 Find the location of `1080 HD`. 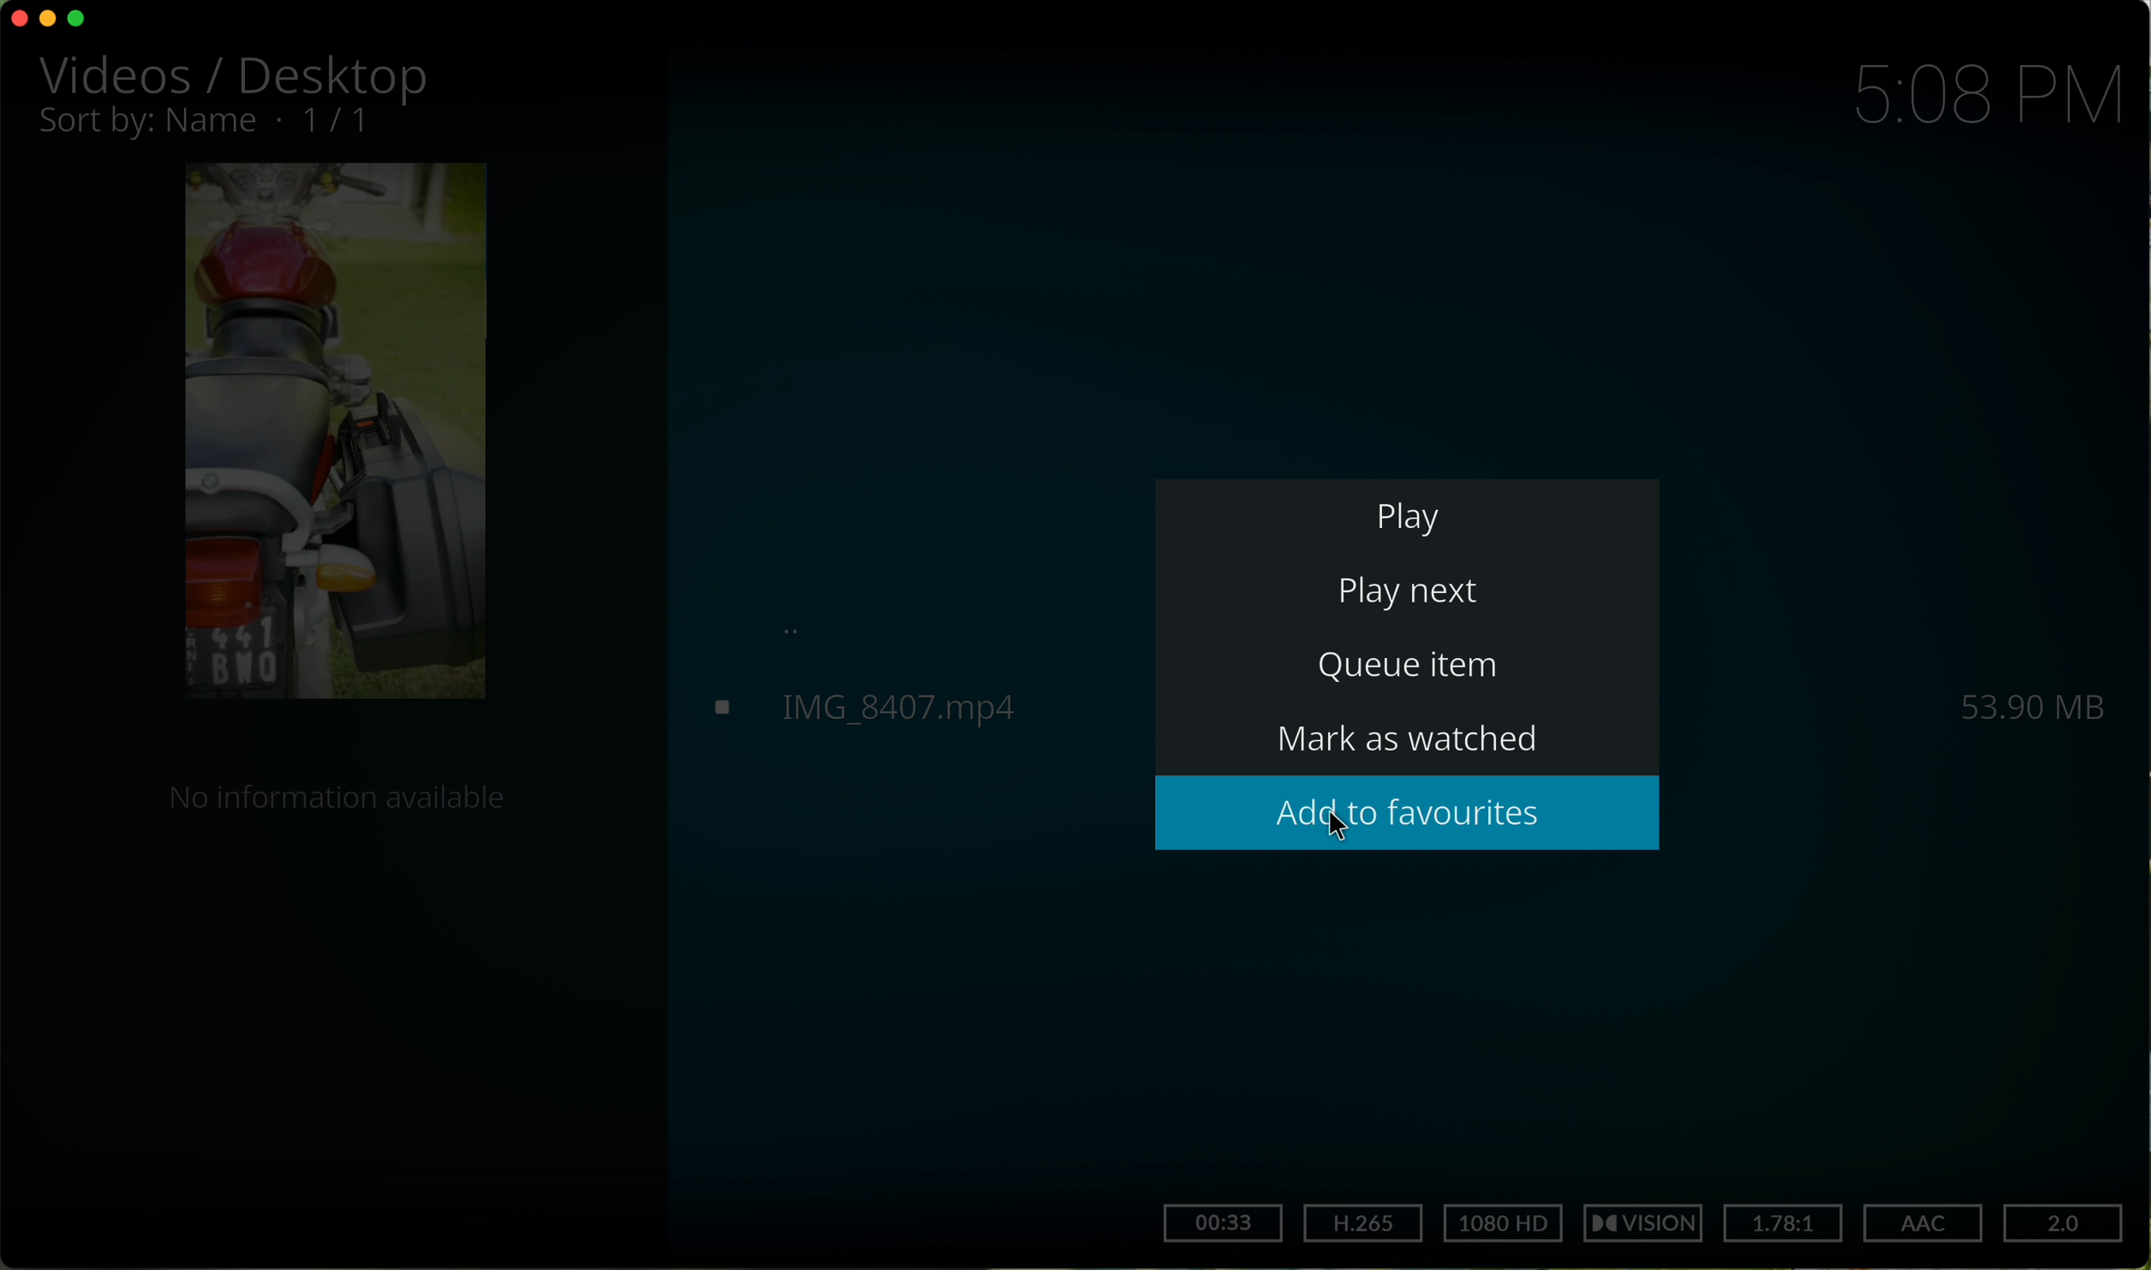

1080 HD is located at coordinates (1503, 1224).